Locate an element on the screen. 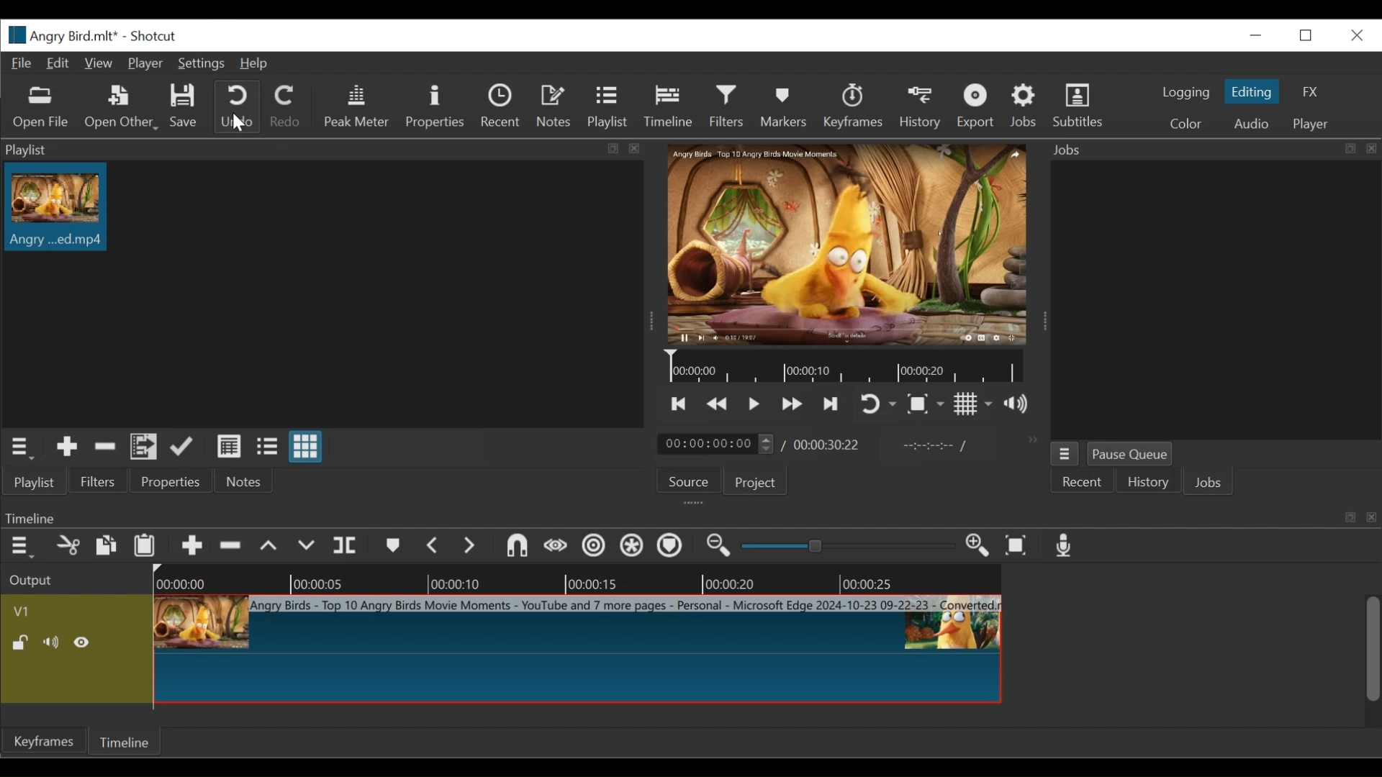 Image resolution: width=1382 pixels, height=777 pixels. File Name is located at coordinates (57, 35).